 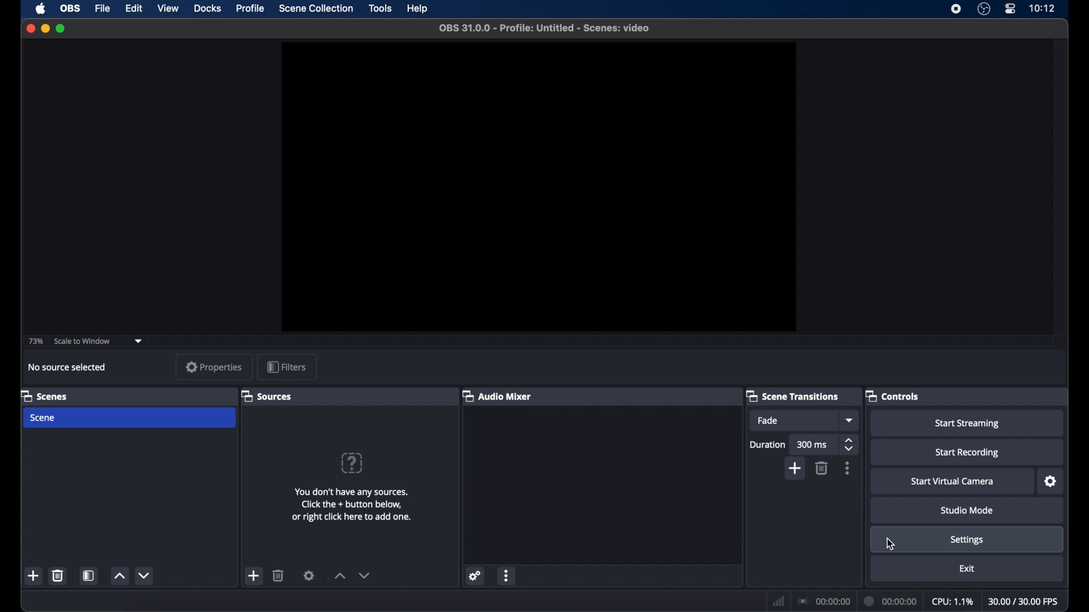 What do you see at coordinates (1024, 602) in the screenshot?
I see `fps` at bounding box center [1024, 602].